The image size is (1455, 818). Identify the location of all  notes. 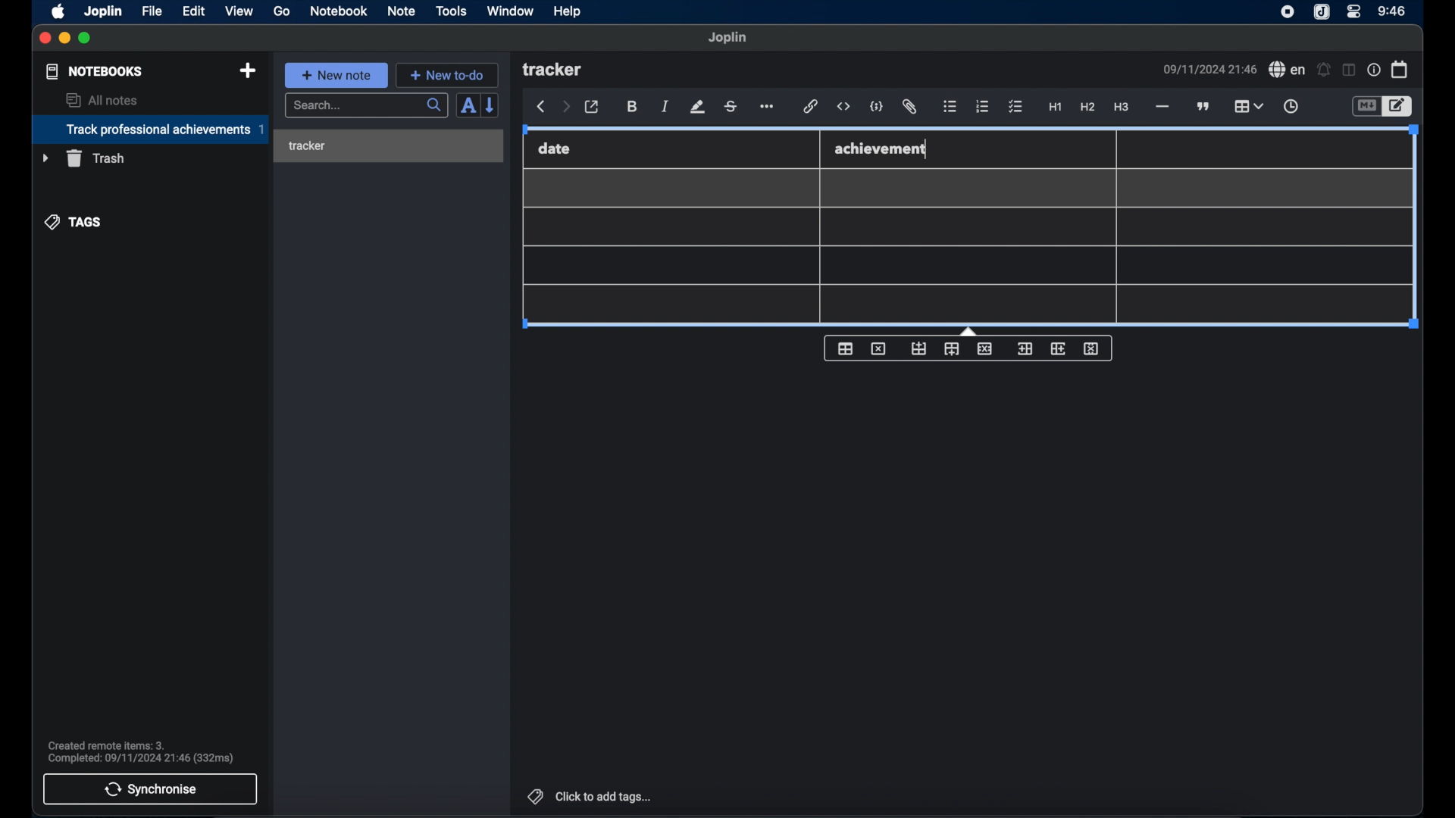
(102, 100).